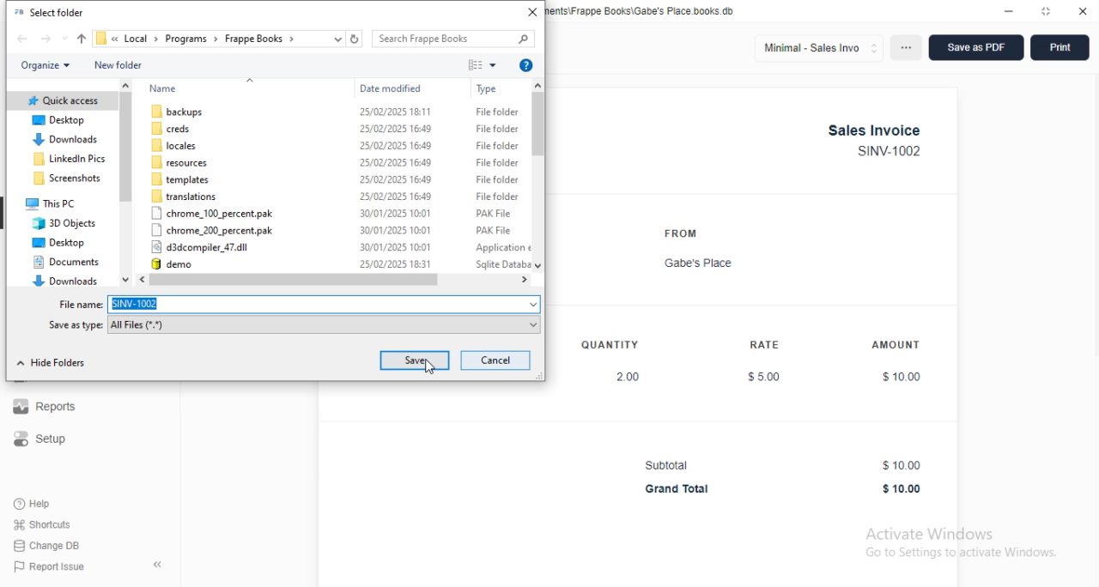 The image size is (1099, 587). What do you see at coordinates (395, 263) in the screenshot?
I see `25/02/2025 18:31` at bounding box center [395, 263].